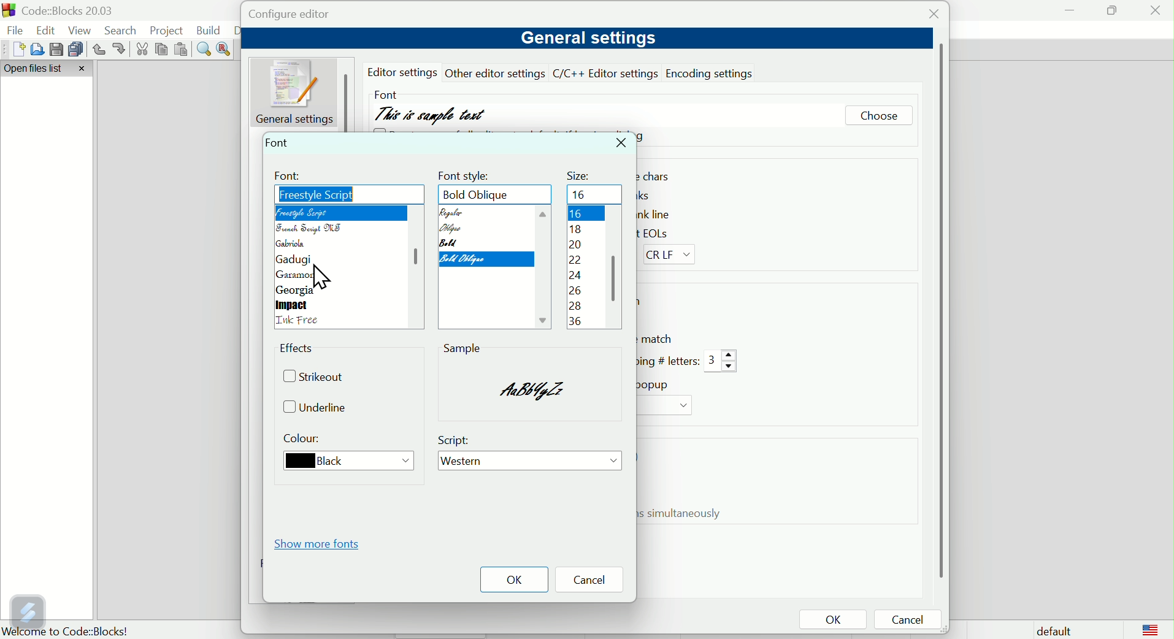  I want to click on 3, so click(722, 362).